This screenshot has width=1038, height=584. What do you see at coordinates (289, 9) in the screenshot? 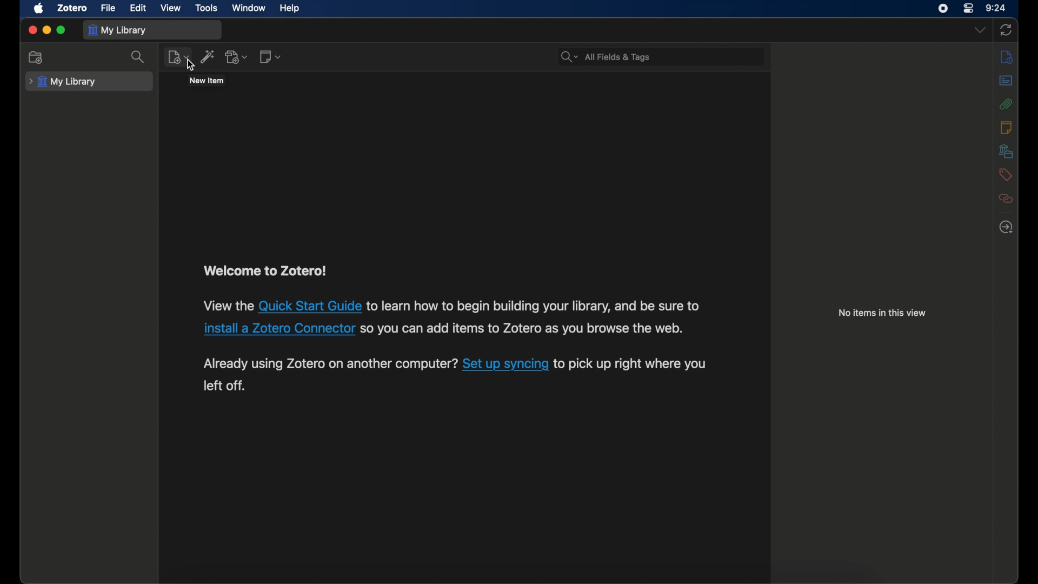
I see `help` at bounding box center [289, 9].